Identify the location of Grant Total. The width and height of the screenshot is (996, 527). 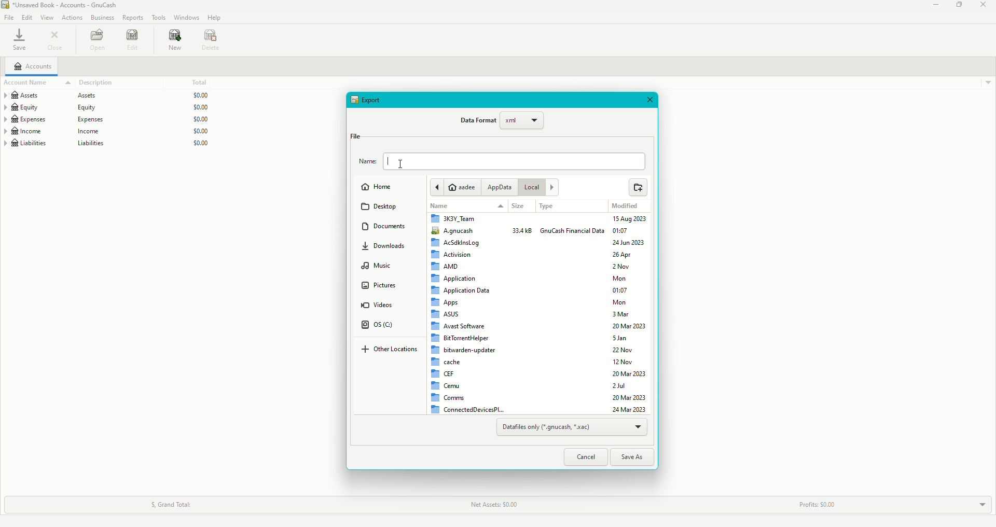
(178, 502).